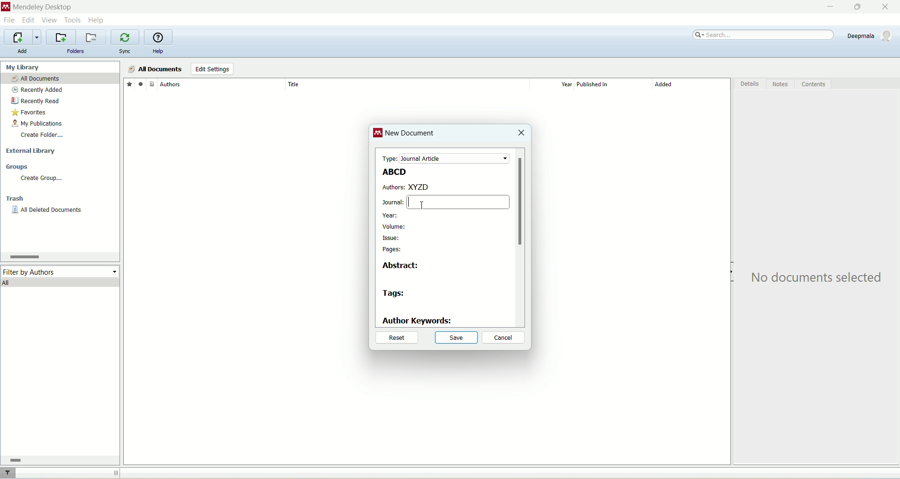 The height and width of the screenshot is (479, 900). What do you see at coordinates (442, 162) in the screenshot?
I see `test` at bounding box center [442, 162].